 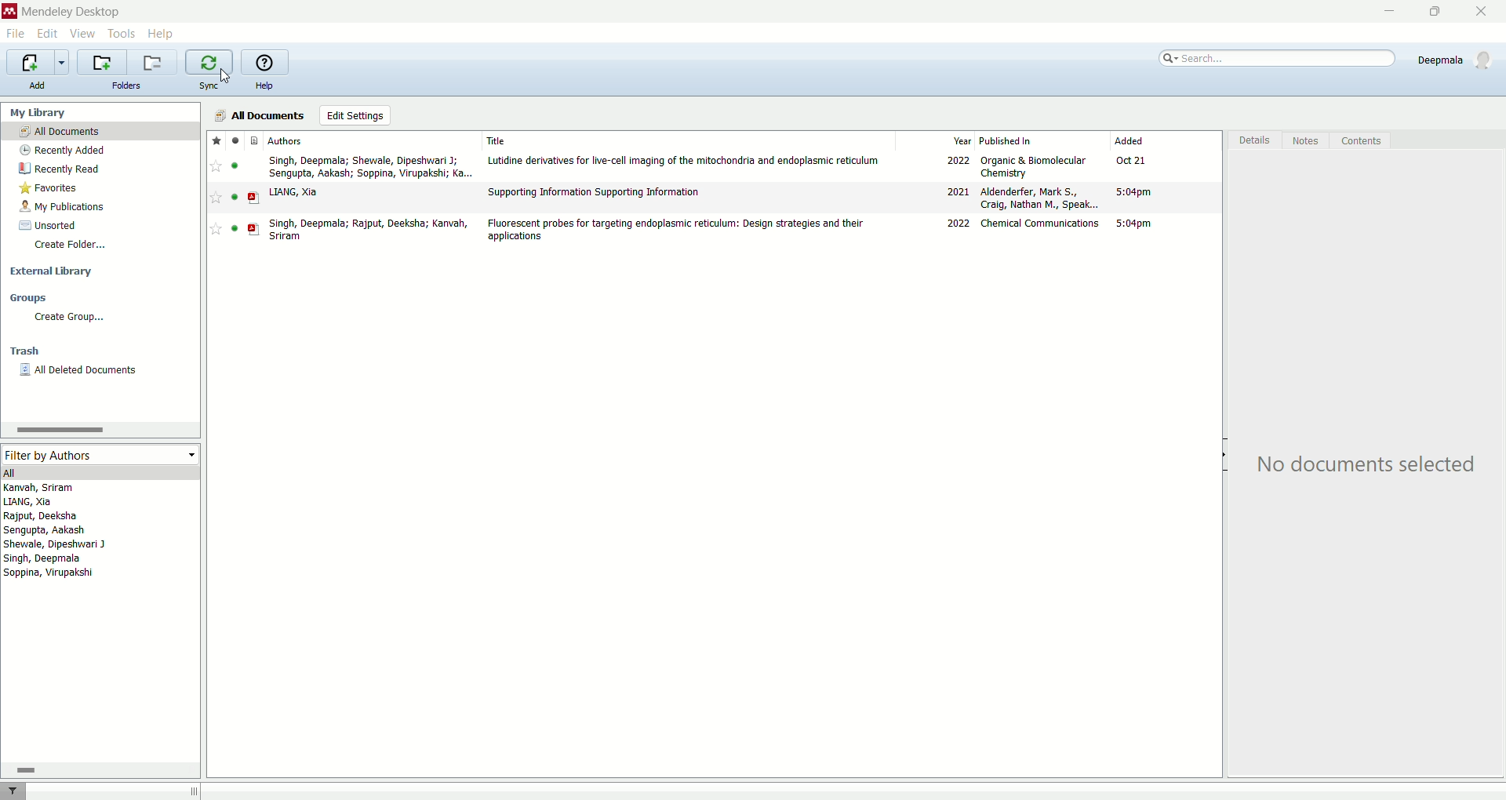 I want to click on folders, so click(x=128, y=85).